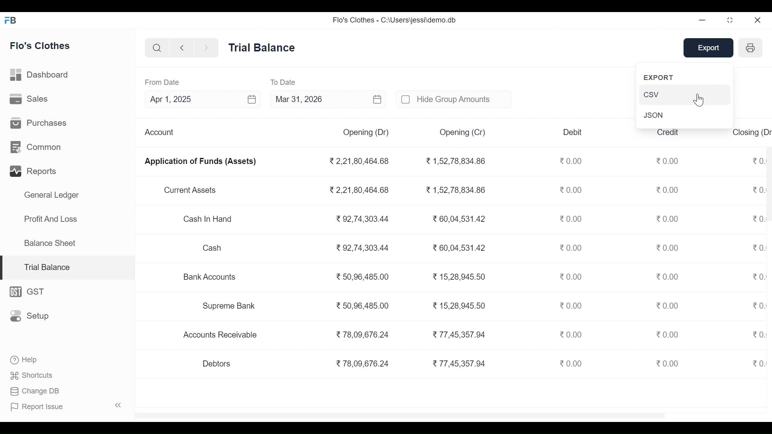 The width and height of the screenshot is (772, 434). I want to click on Cash, so click(213, 248).